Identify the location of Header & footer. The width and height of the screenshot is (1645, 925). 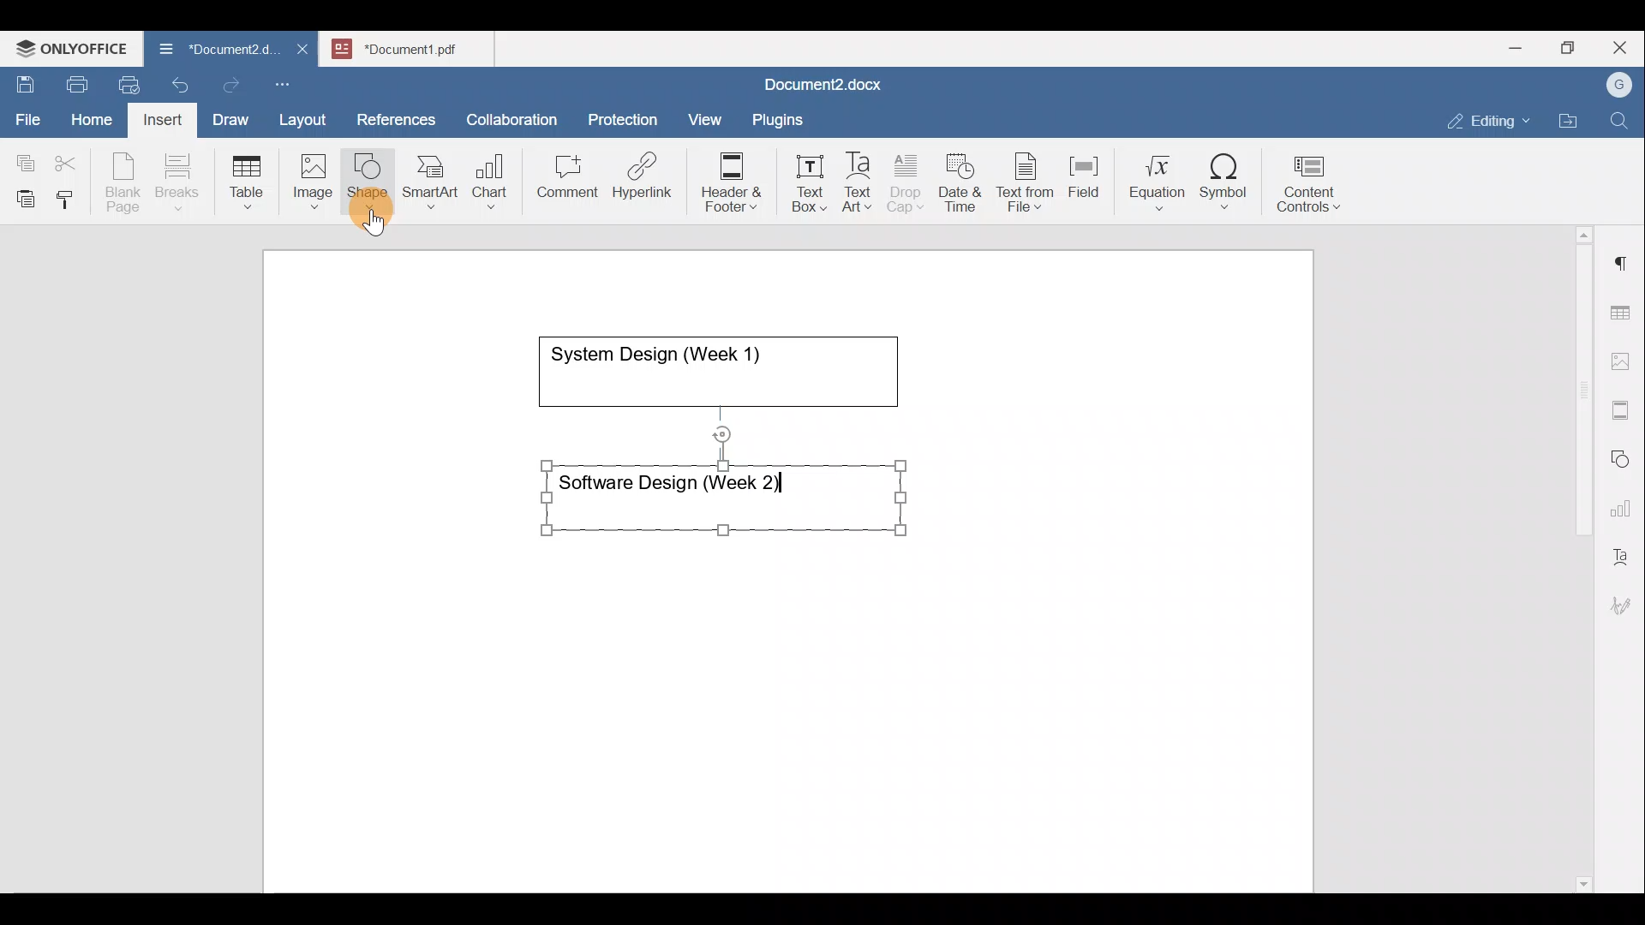
(726, 181).